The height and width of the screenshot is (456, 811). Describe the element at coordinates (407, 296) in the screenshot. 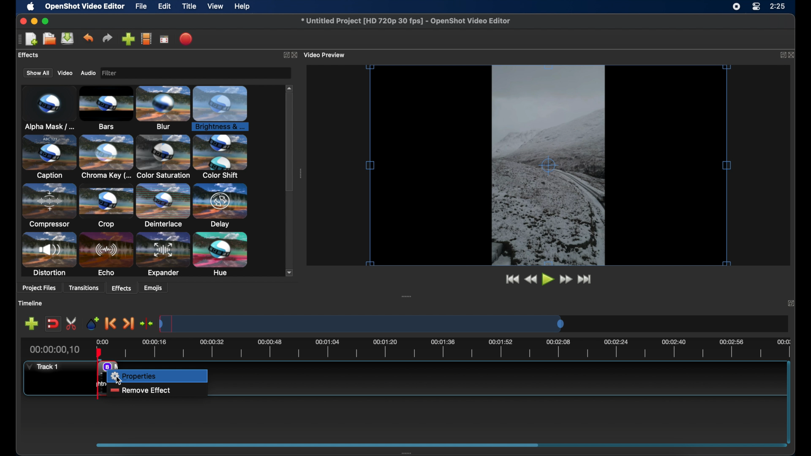

I see `drag handle` at that location.